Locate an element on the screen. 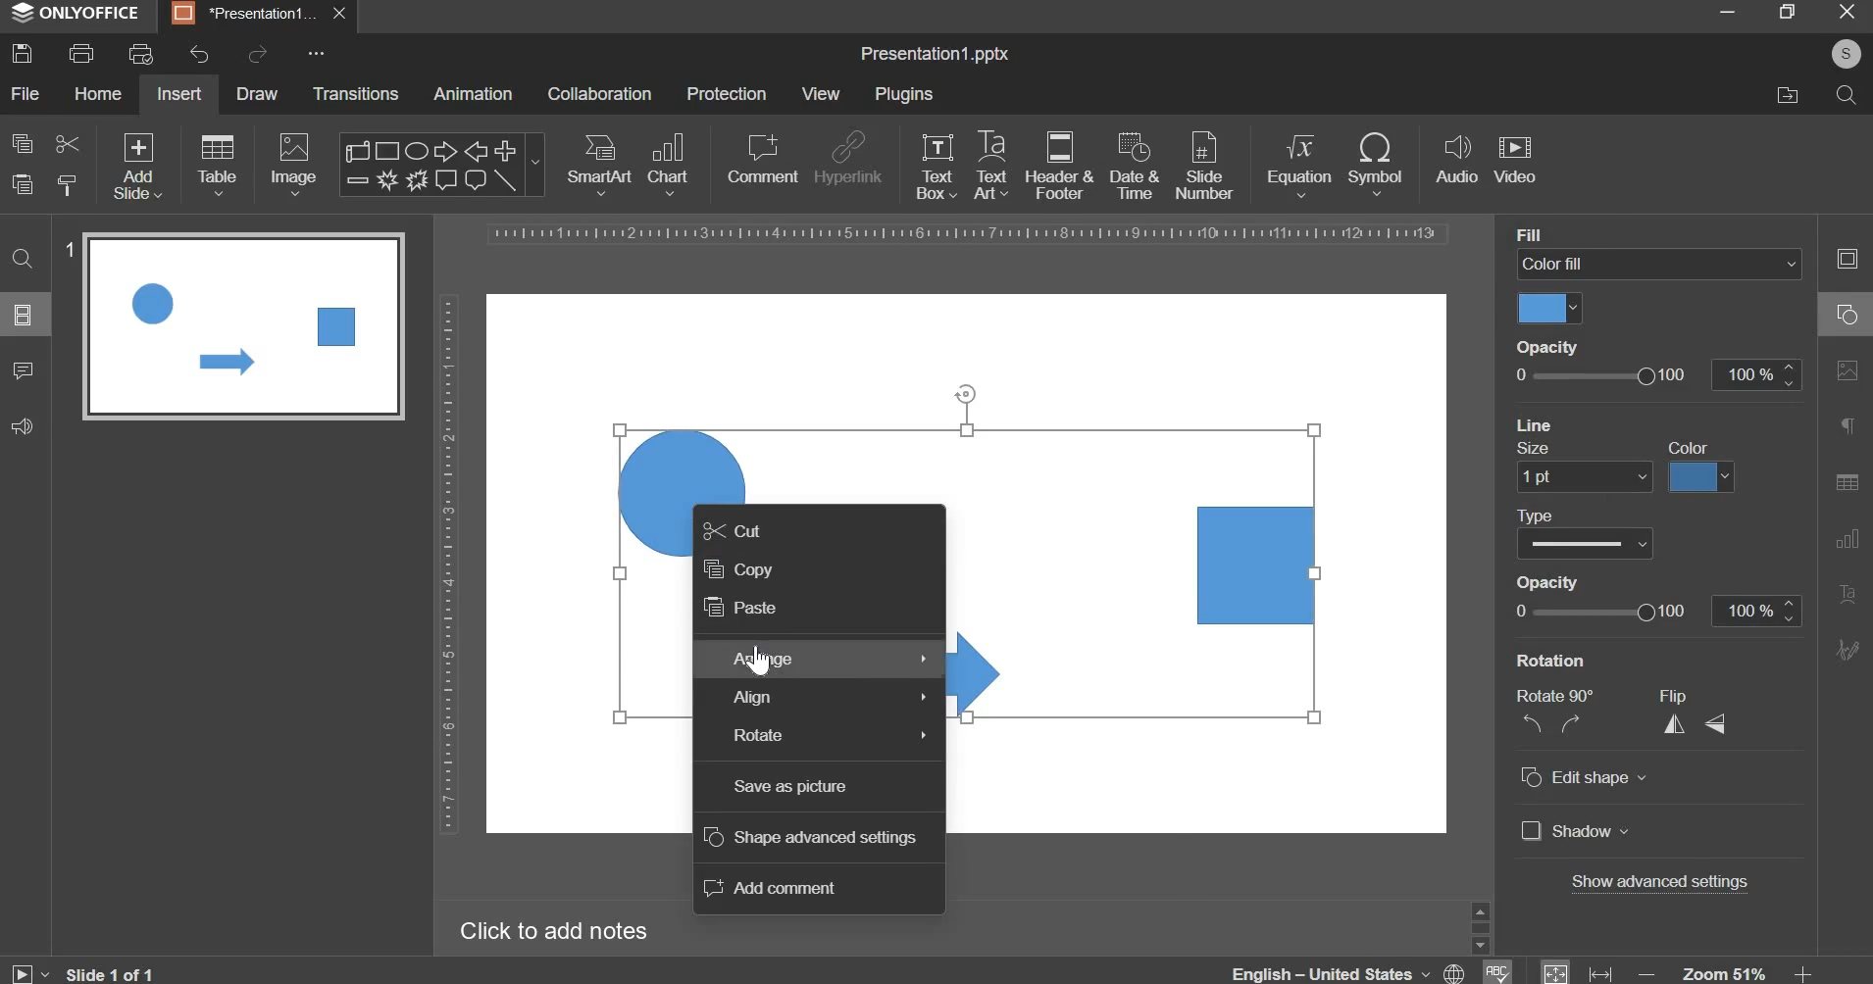 This screenshot has width=1873, height=984. fit to width is located at coordinates (1602, 973).